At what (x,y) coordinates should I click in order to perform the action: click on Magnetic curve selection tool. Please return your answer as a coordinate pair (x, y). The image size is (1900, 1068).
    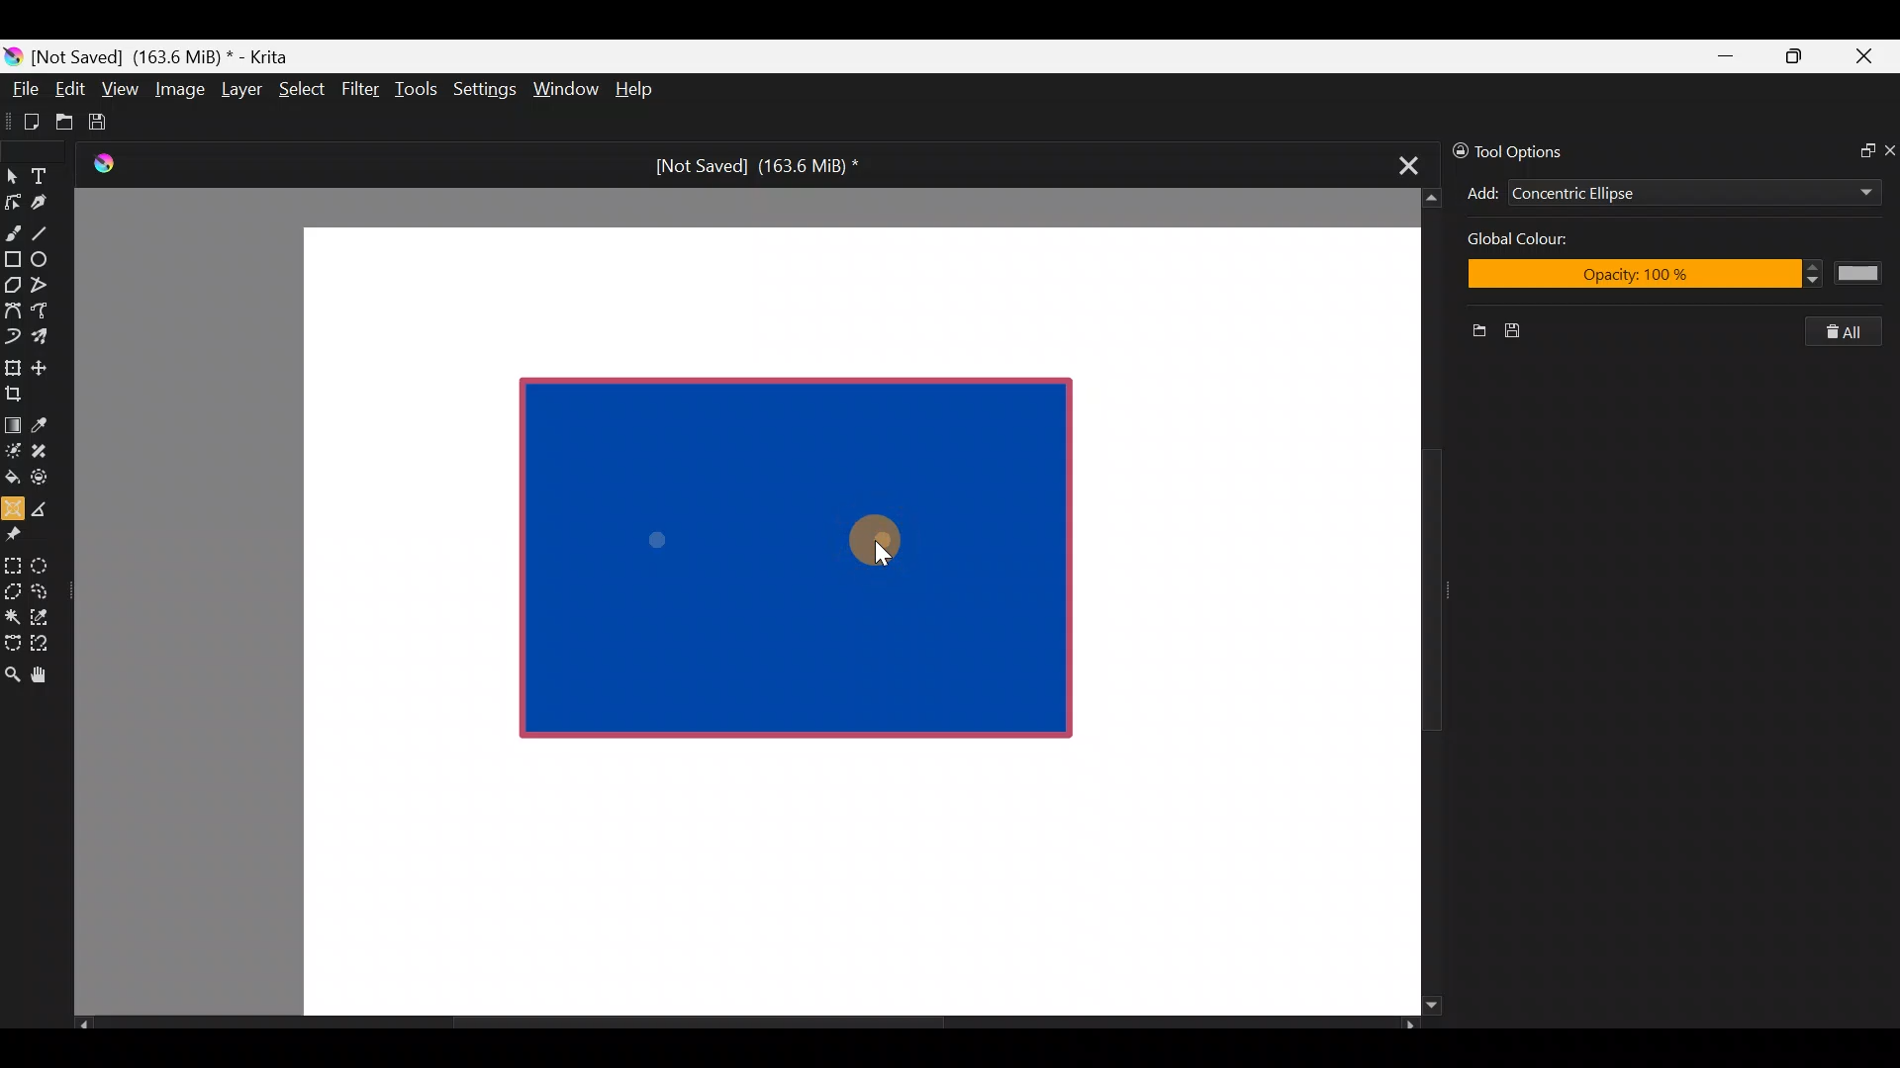
    Looking at the image, I should click on (46, 645).